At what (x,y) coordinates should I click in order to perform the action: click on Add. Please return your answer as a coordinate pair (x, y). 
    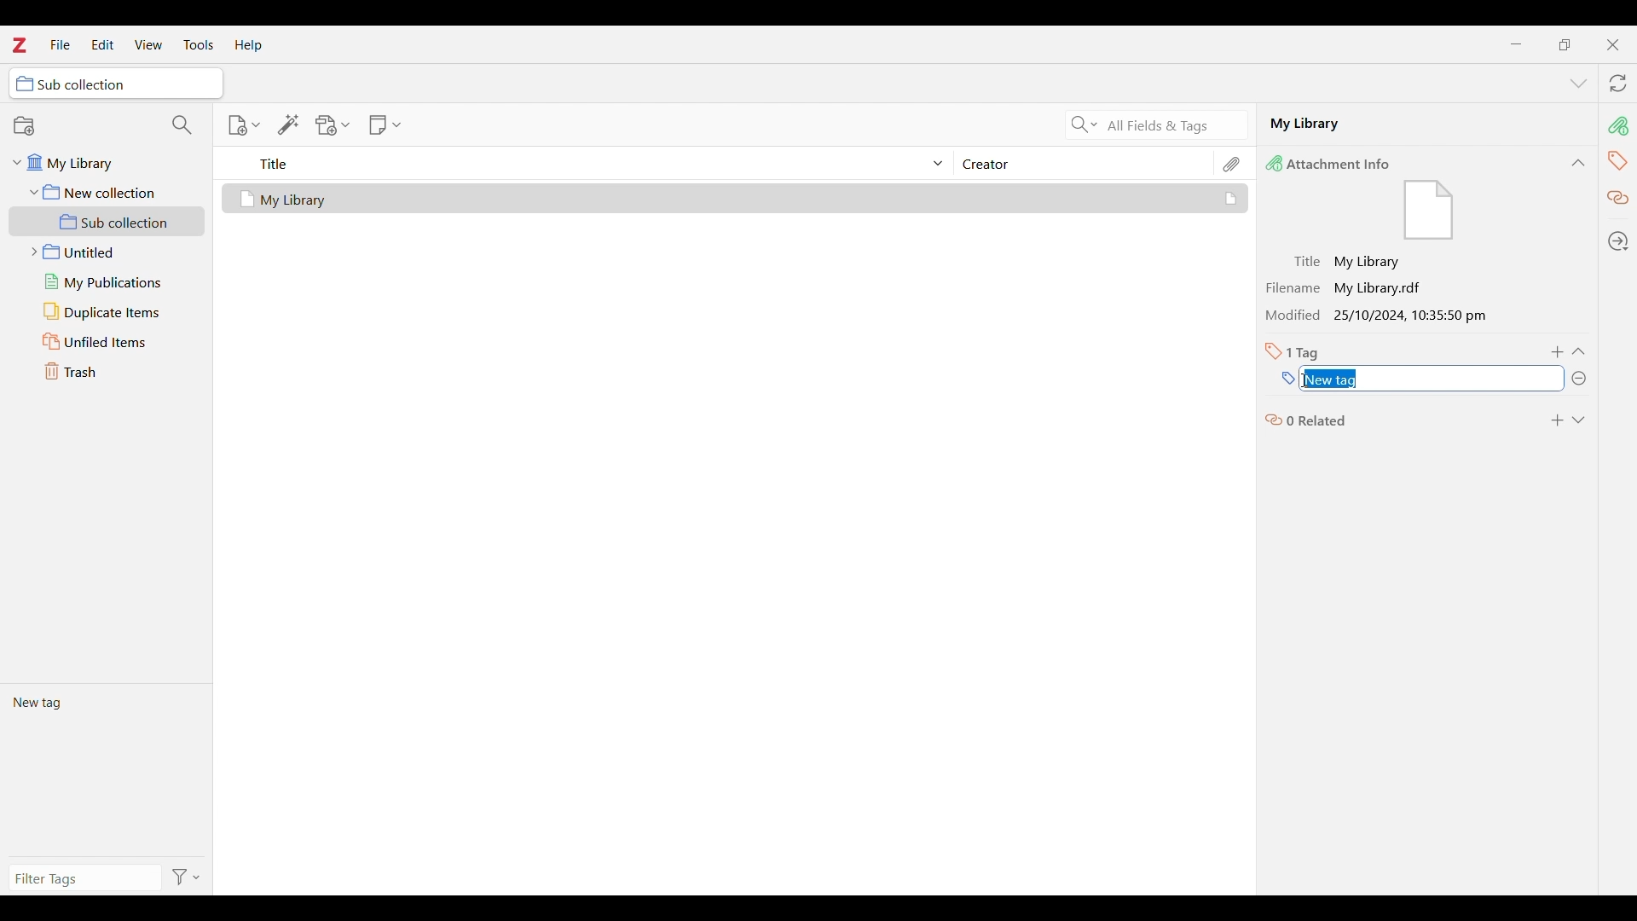
    Looking at the image, I should click on (1557, 420).